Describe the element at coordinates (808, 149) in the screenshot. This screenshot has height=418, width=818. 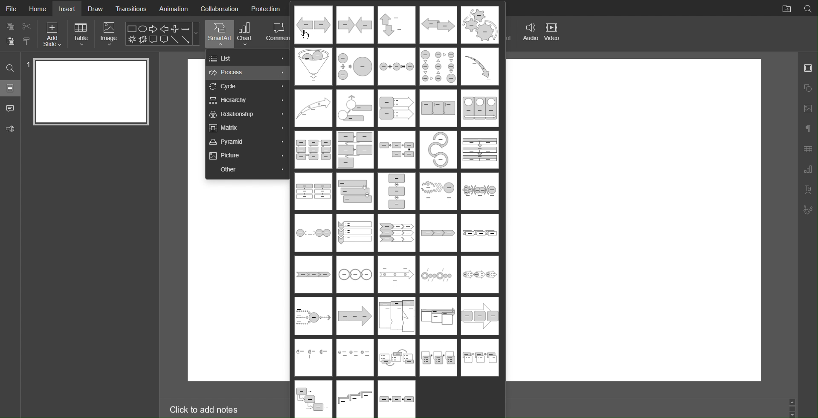
I see `Table Settings` at that location.